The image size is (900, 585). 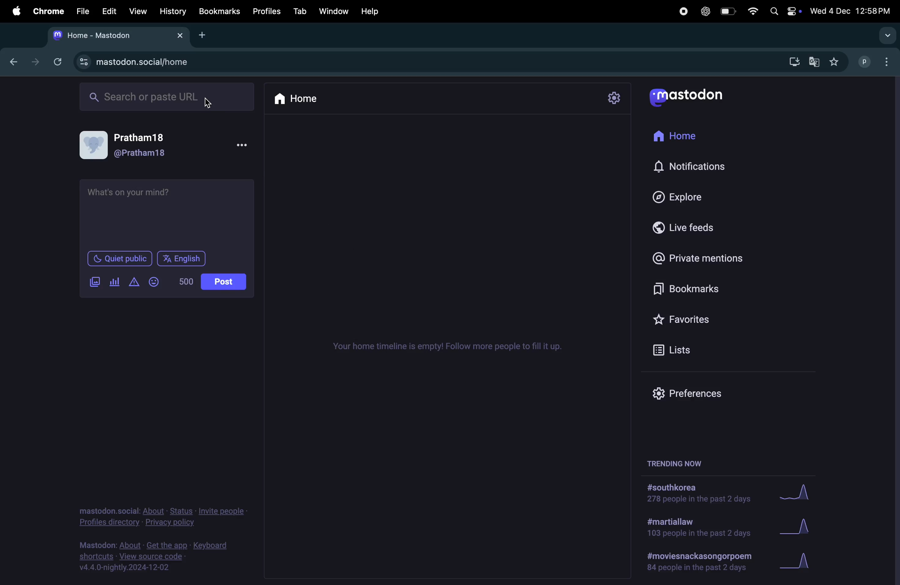 What do you see at coordinates (874, 62) in the screenshot?
I see `user profiles` at bounding box center [874, 62].